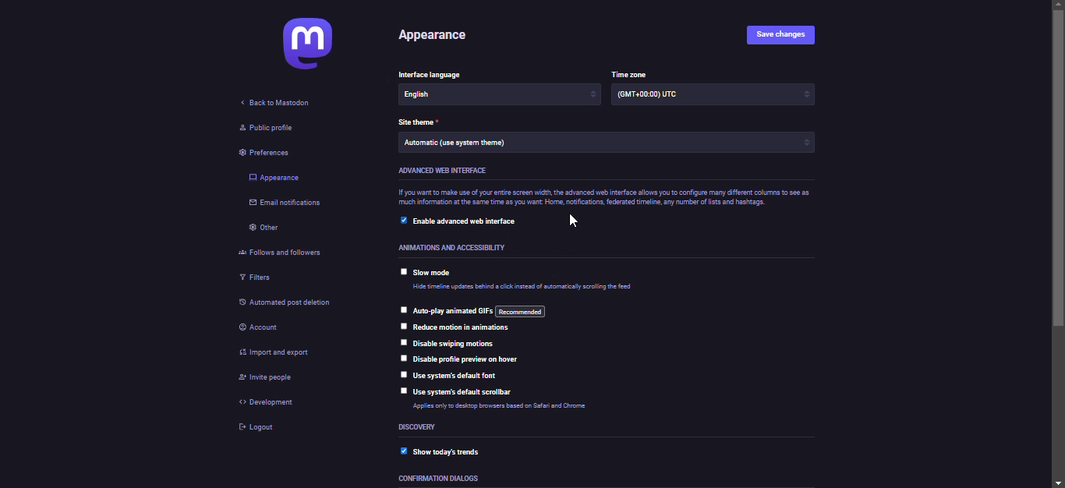 The height and width of the screenshot is (488, 1065). Describe the element at coordinates (401, 373) in the screenshot. I see `click to select` at that location.